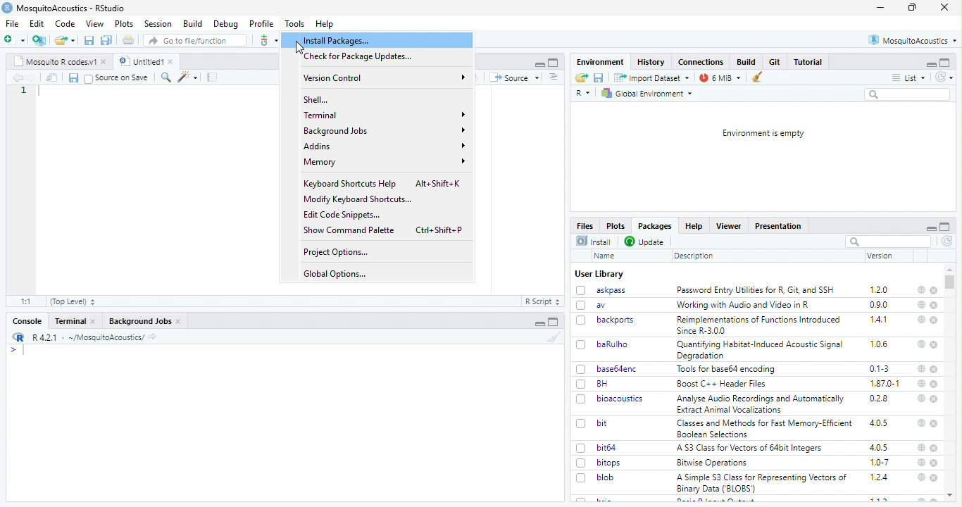 The height and width of the screenshot is (507, 962). What do you see at coordinates (751, 449) in the screenshot?
I see `A 'S3 Class for Vectors of 64bit Integers` at bounding box center [751, 449].